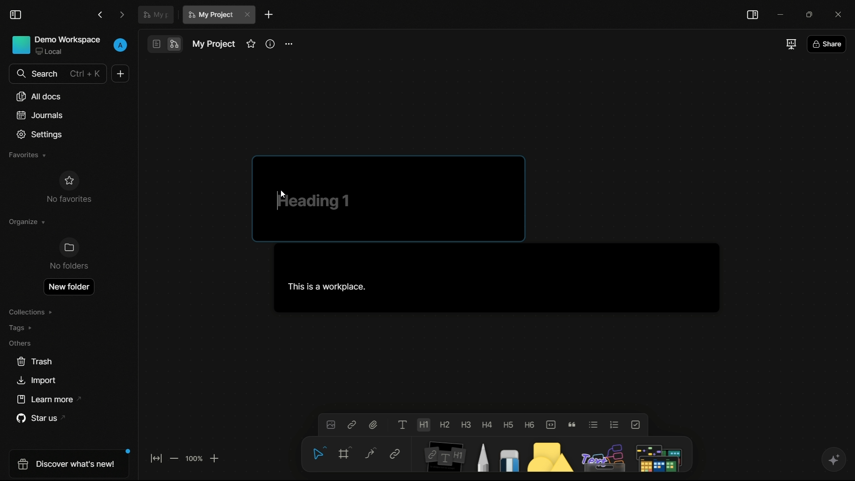 The width and height of the screenshot is (855, 481). I want to click on attach, so click(374, 423).